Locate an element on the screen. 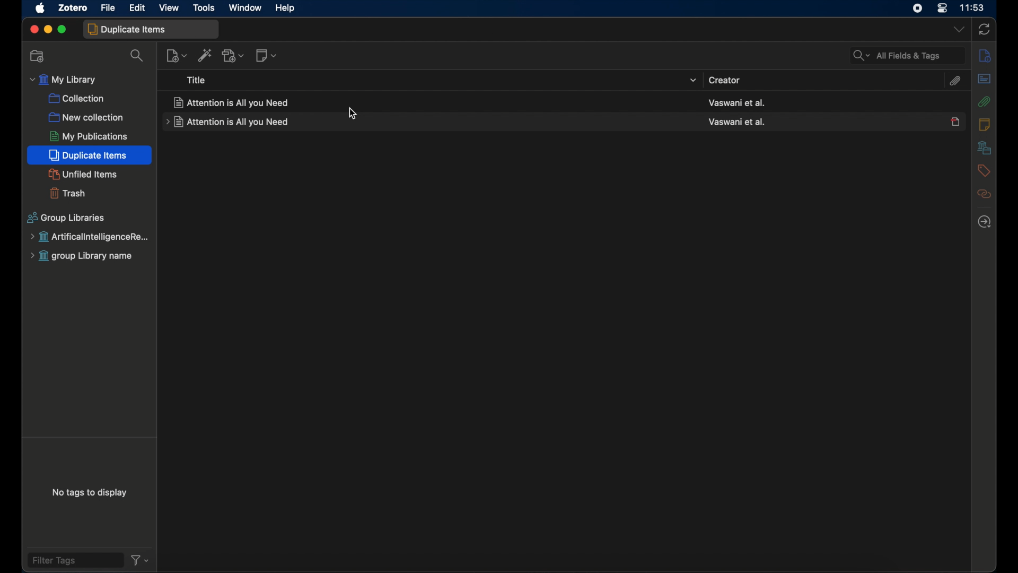  attachments is located at coordinates (954, 81).